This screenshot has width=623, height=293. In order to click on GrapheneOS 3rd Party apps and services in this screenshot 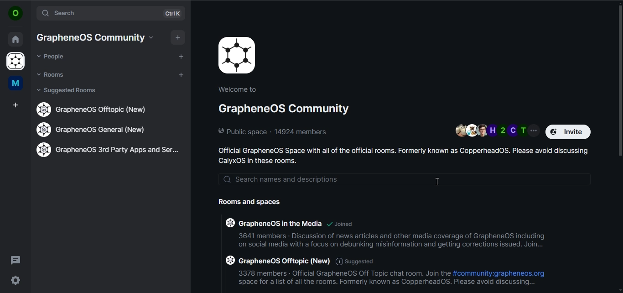, I will do `click(108, 150)`.